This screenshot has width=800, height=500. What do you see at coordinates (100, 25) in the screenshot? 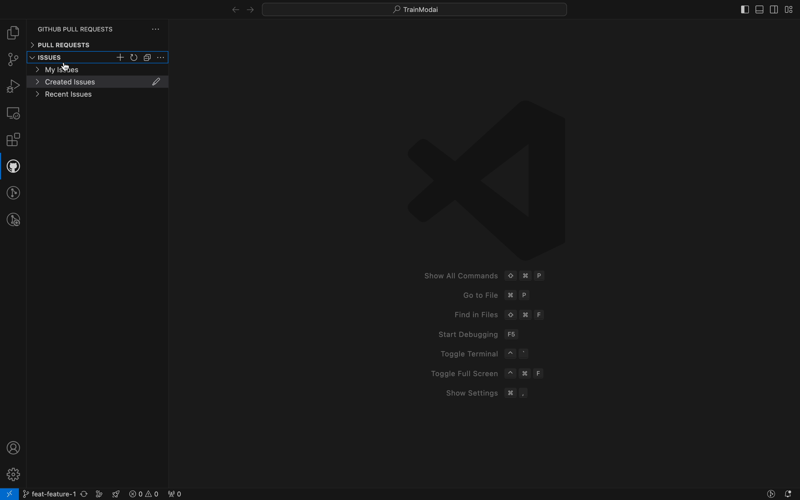
I see `requests` at bounding box center [100, 25].